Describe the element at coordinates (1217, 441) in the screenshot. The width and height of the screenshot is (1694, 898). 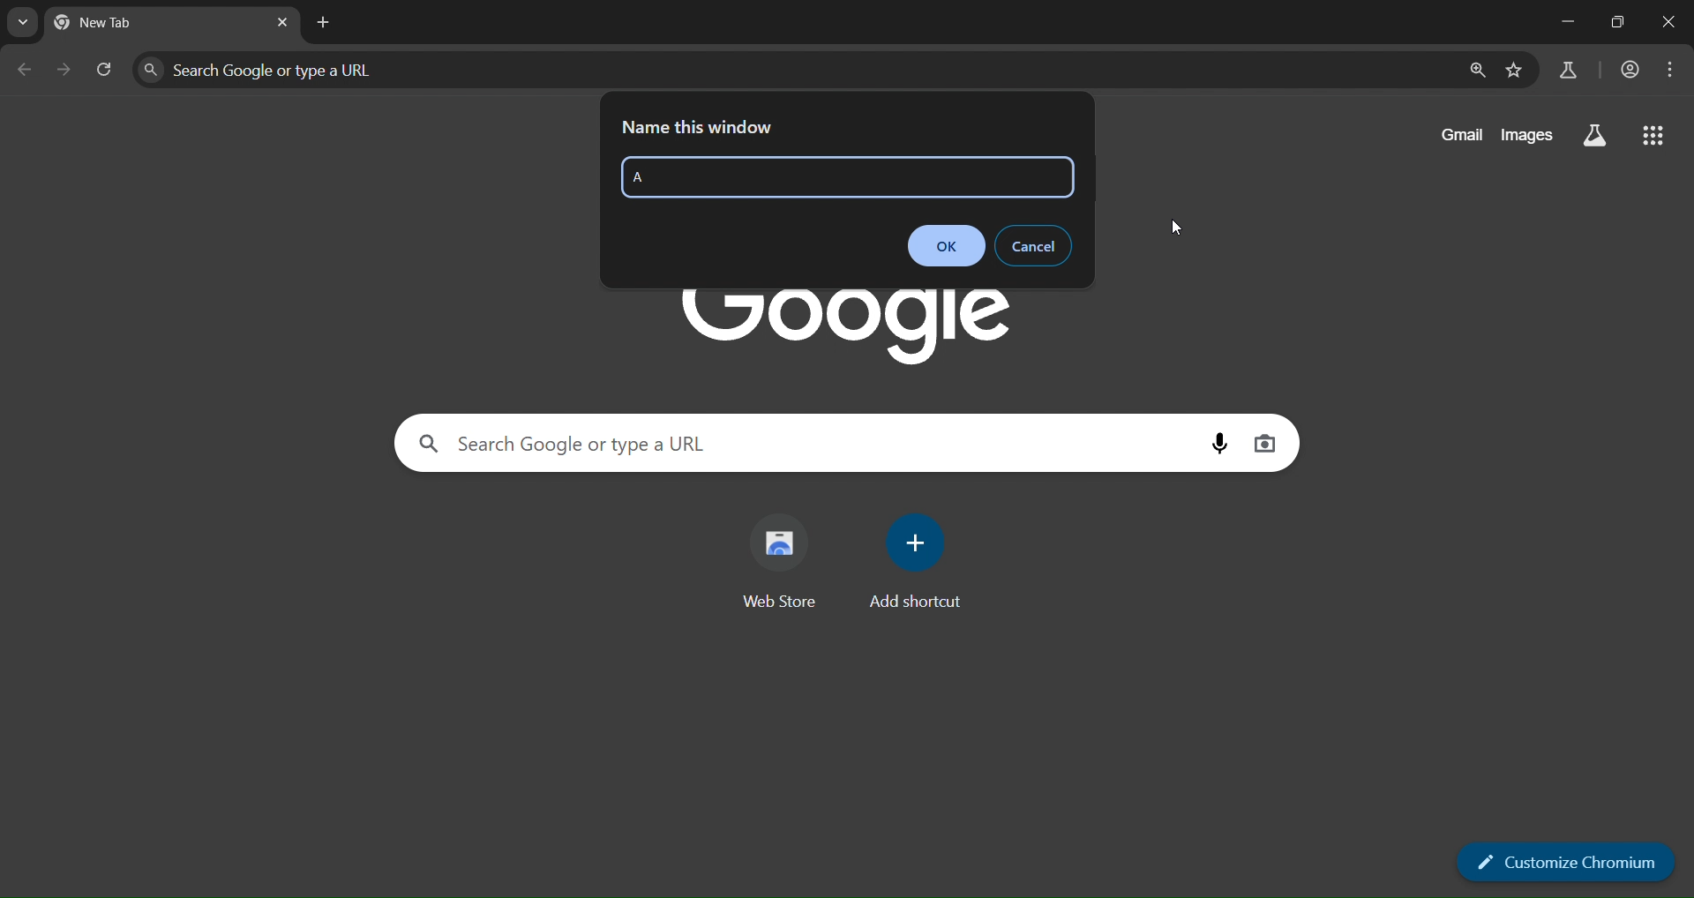
I see `voice search` at that location.